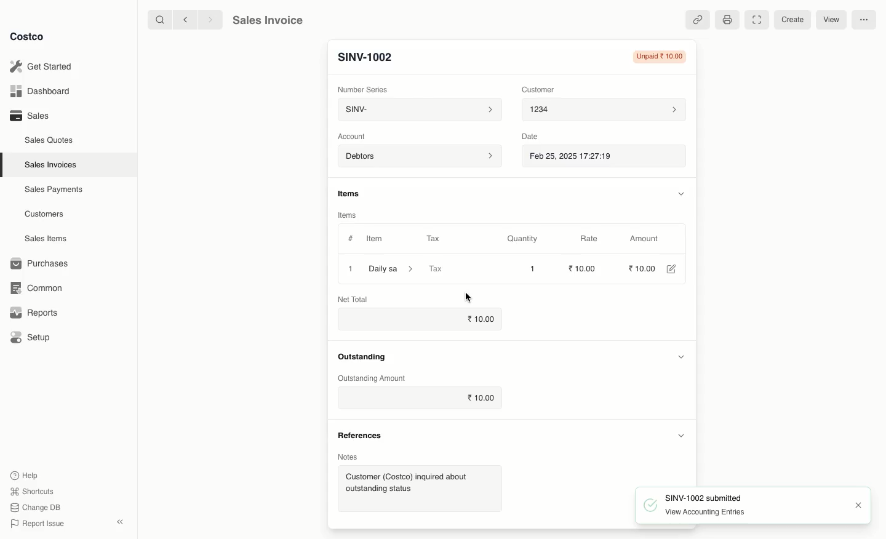 The width and height of the screenshot is (886, 539). I want to click on Change DB, so click(36, 507).